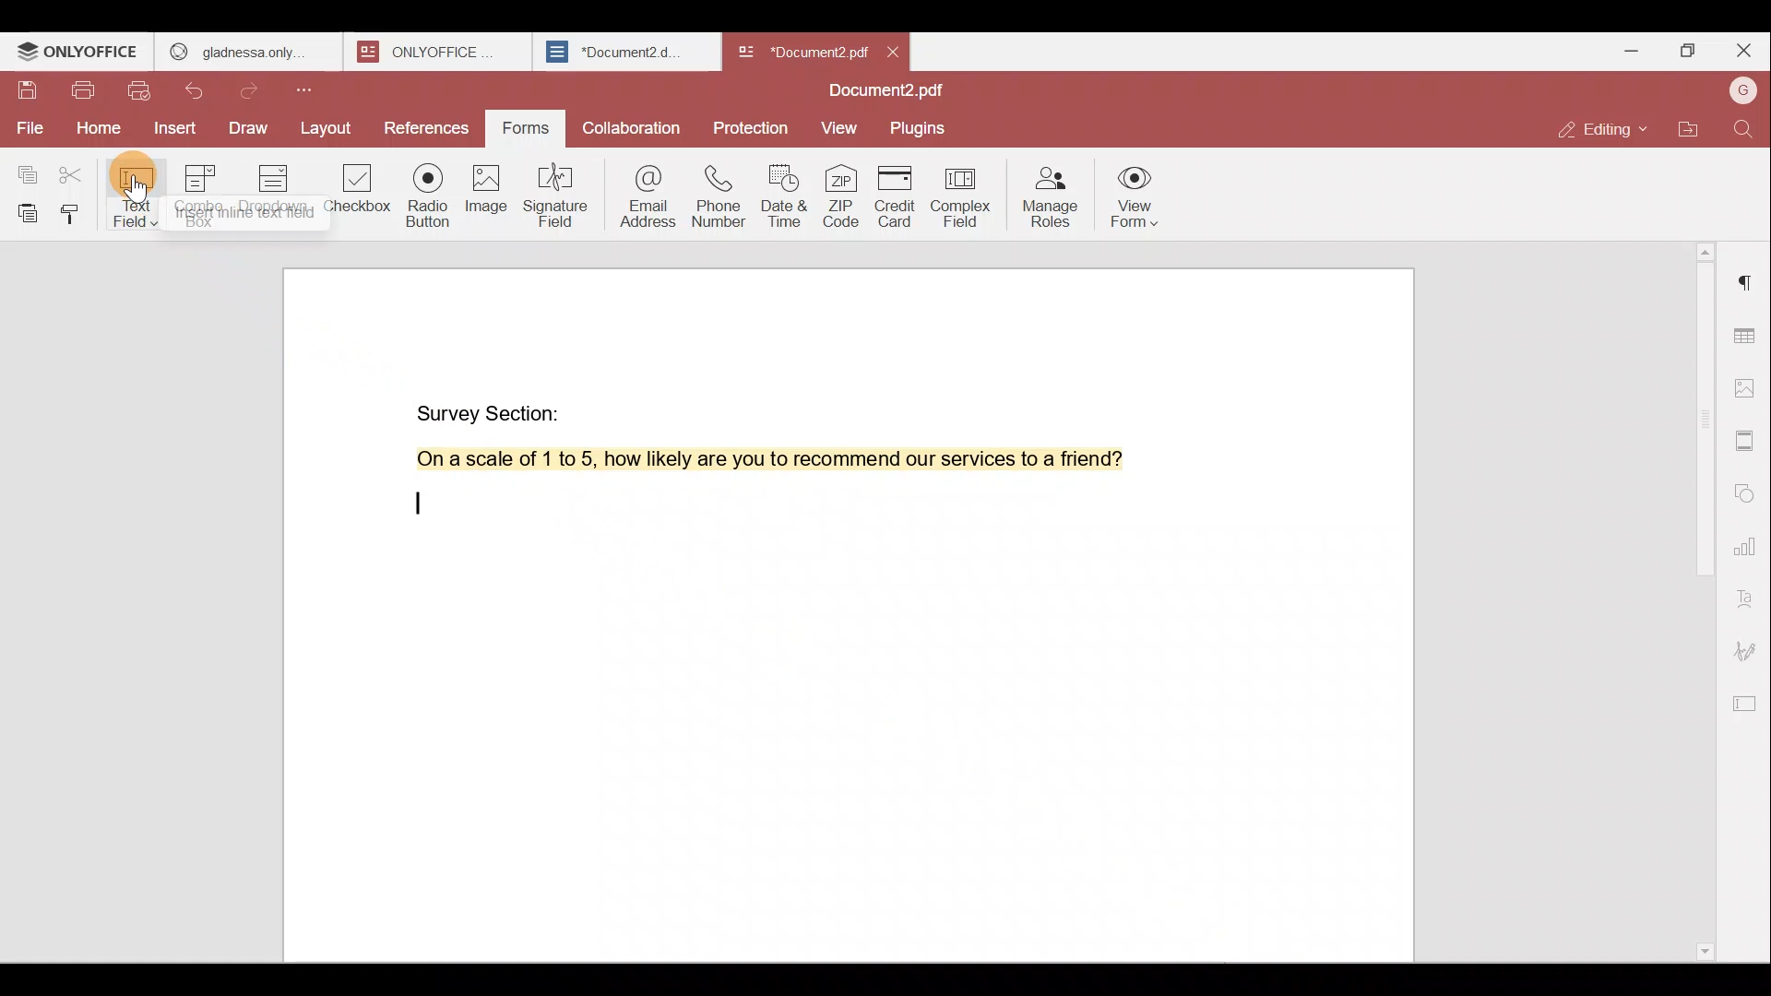  I want to click on Paragraph settings, so click(1748, 281).